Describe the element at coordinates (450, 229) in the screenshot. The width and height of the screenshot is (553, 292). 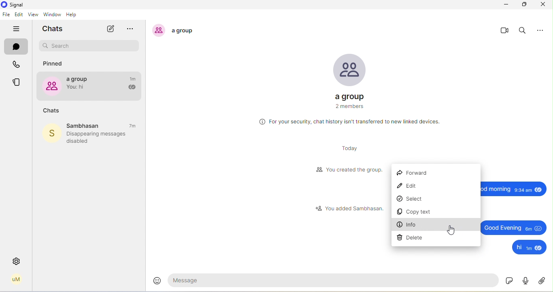
I see `cursor movement` at that location.